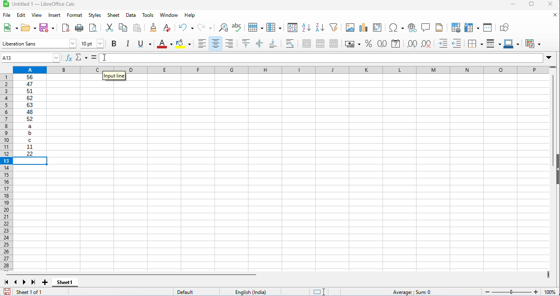  What do you see at coordinates (9, 27) in the screenshot?
I see `new` at bounding box center [9, 27].